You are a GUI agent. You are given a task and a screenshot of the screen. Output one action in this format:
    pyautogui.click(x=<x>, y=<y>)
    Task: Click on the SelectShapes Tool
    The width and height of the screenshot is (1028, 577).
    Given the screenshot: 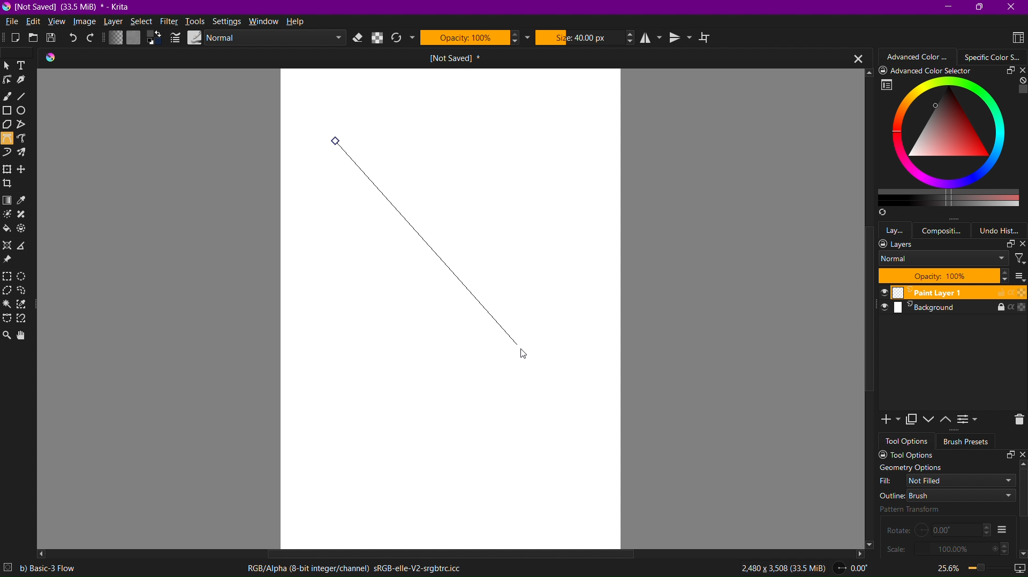 What is the action you would take?
    pyautogui.click(x=7, y=66)
    